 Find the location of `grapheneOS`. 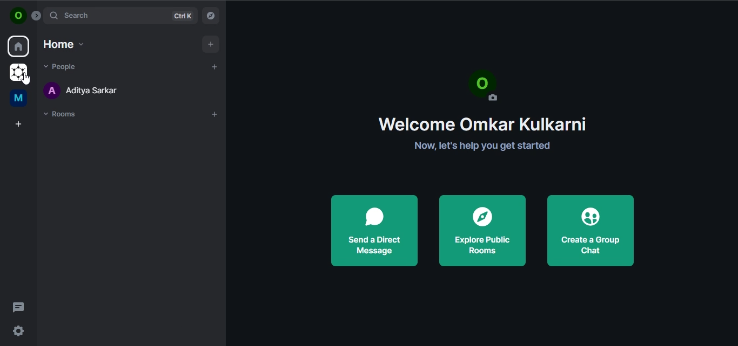

grapheneOS is located at coordinates (20, 73).